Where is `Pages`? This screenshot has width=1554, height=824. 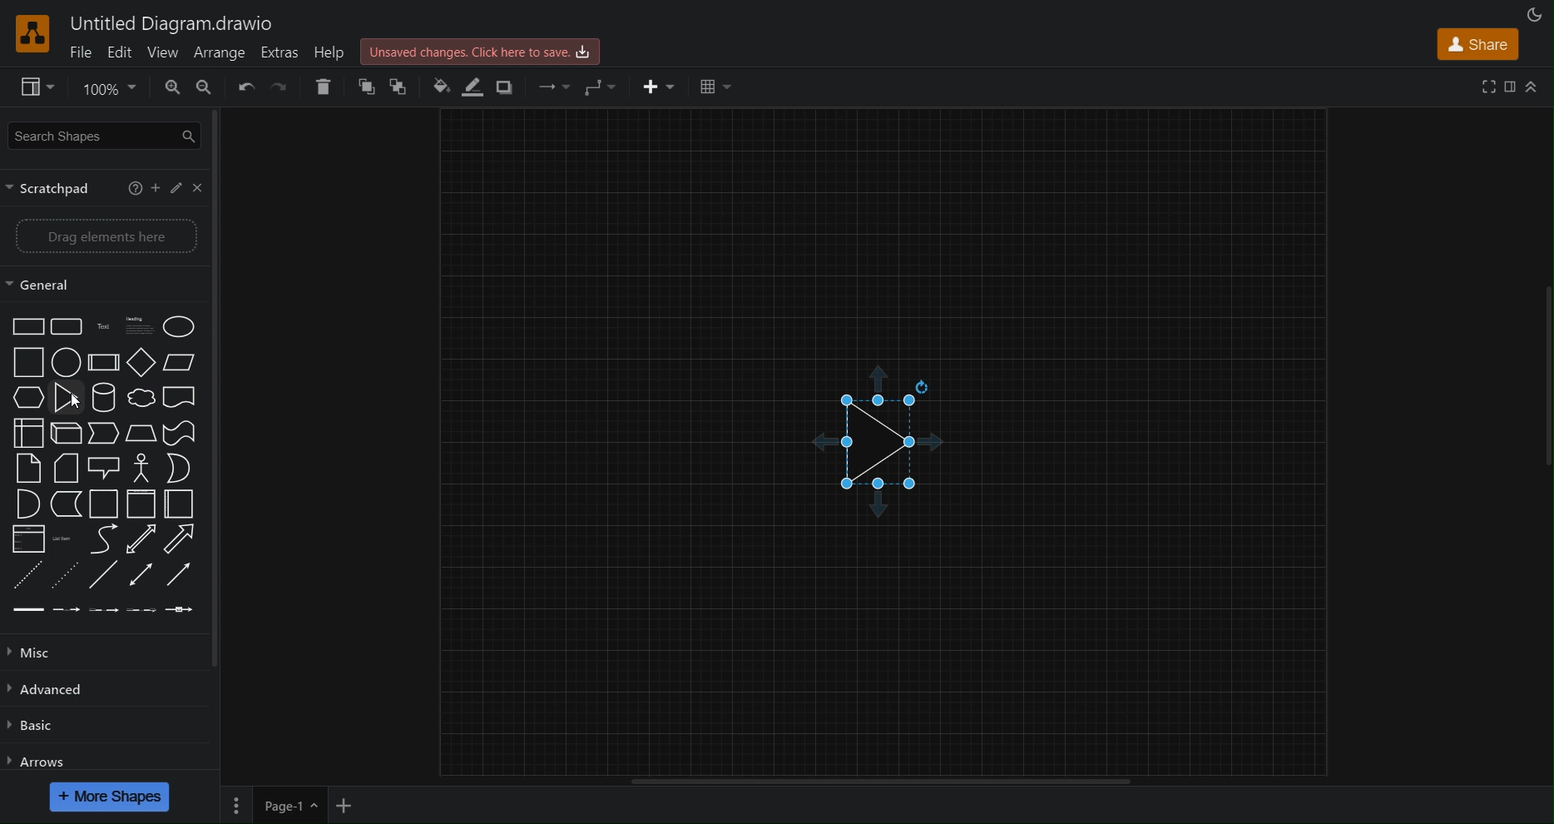
Pages is located at coordinates (234, 805).